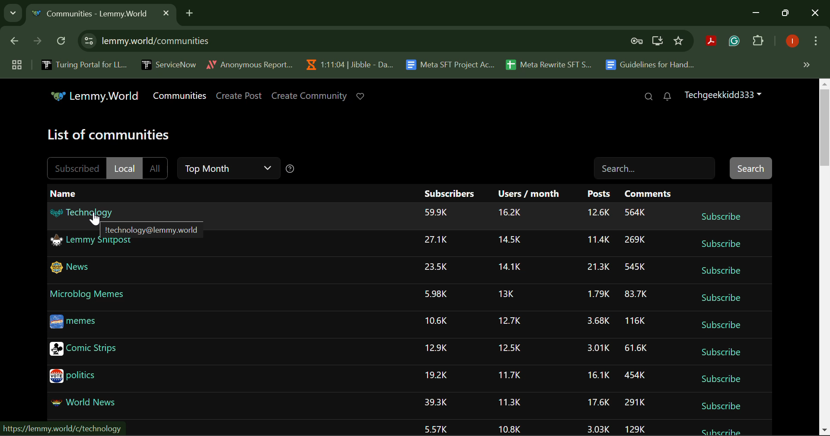 This screenshot has width=830, height=436. What do you see at coordinates (88, 293) in the screenshot?
I see `Microblog Memes Community Link` at bounding box center [88, 293].